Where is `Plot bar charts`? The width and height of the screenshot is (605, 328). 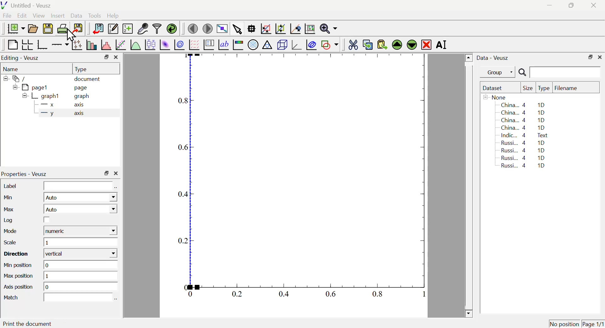 Plot bar charts is located at coordinates (91, 45).